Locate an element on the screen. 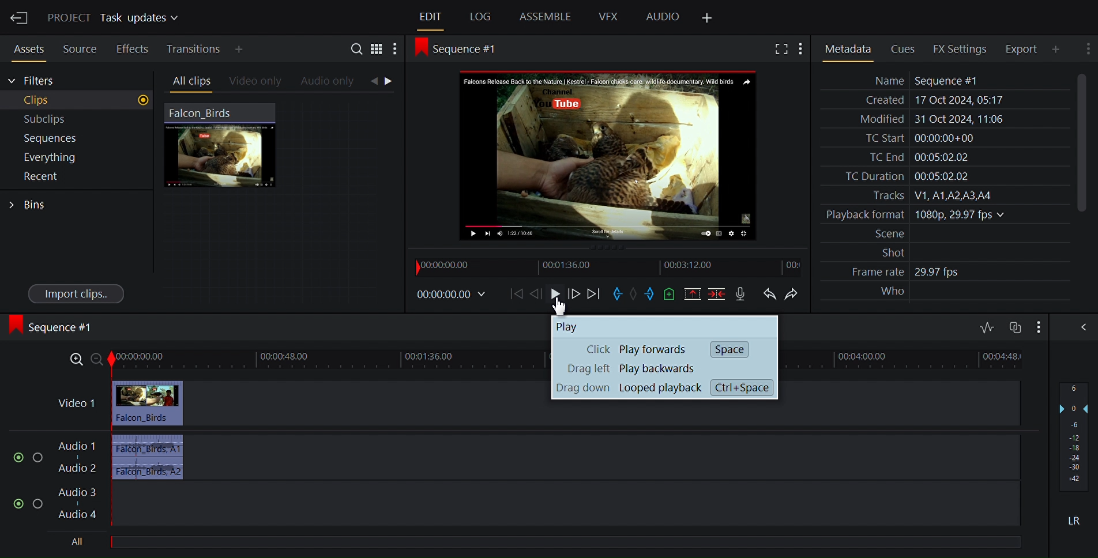  Name Sequence #1 is located at coordinates (920, 80).